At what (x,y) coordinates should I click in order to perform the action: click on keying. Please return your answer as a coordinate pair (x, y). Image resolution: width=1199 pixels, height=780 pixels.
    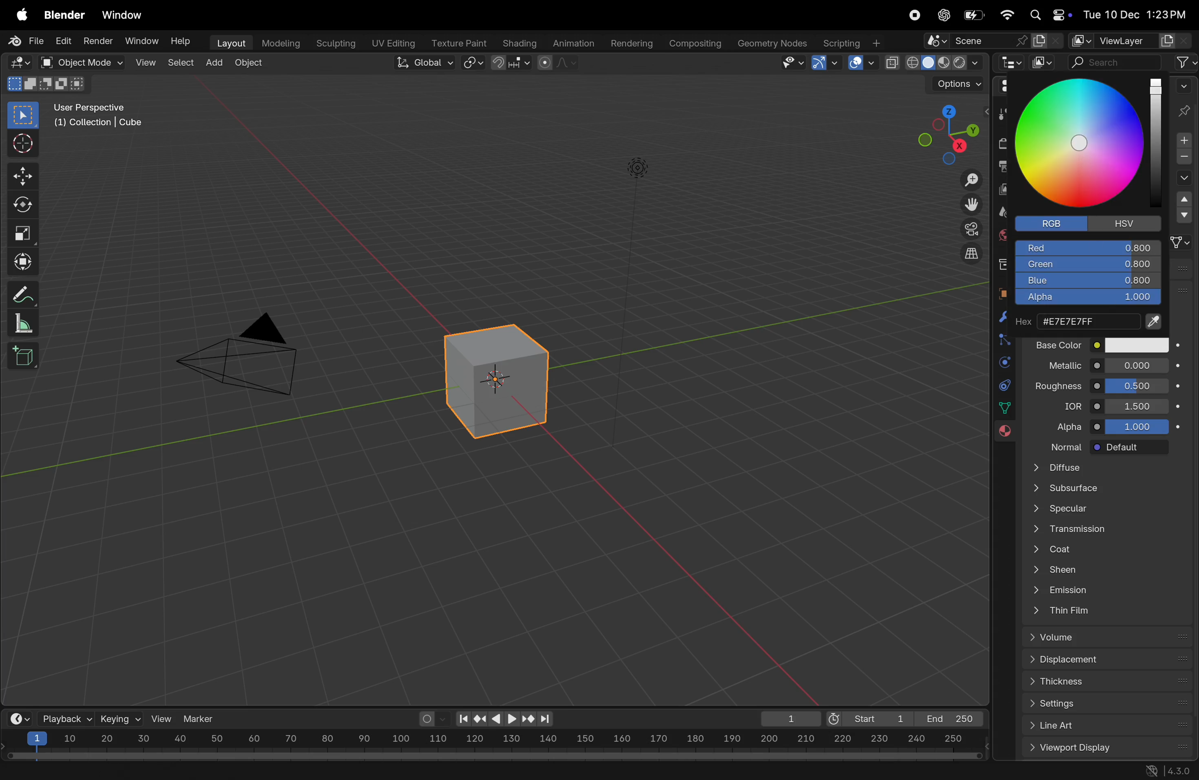
    Looking at the image, I should click on (119, 718).